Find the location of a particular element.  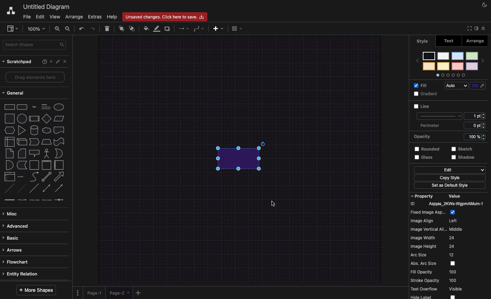

Table is located at coordinates (236, 28).